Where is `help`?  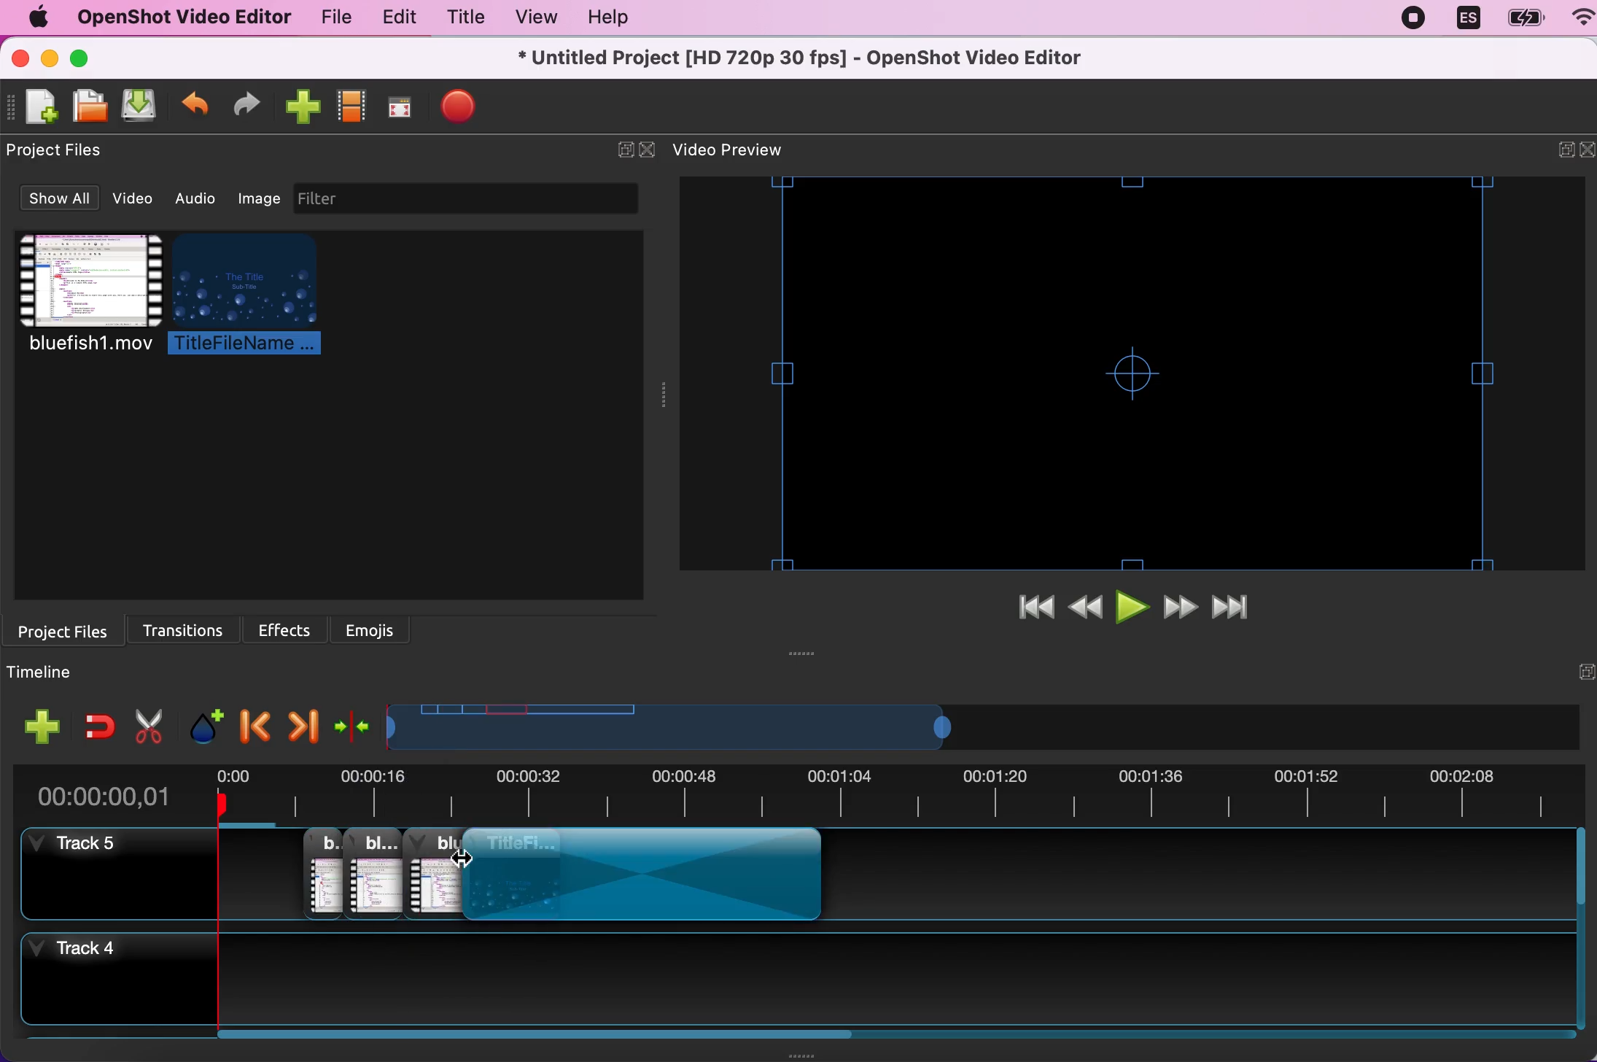
help is located at coordinates (602, 20).